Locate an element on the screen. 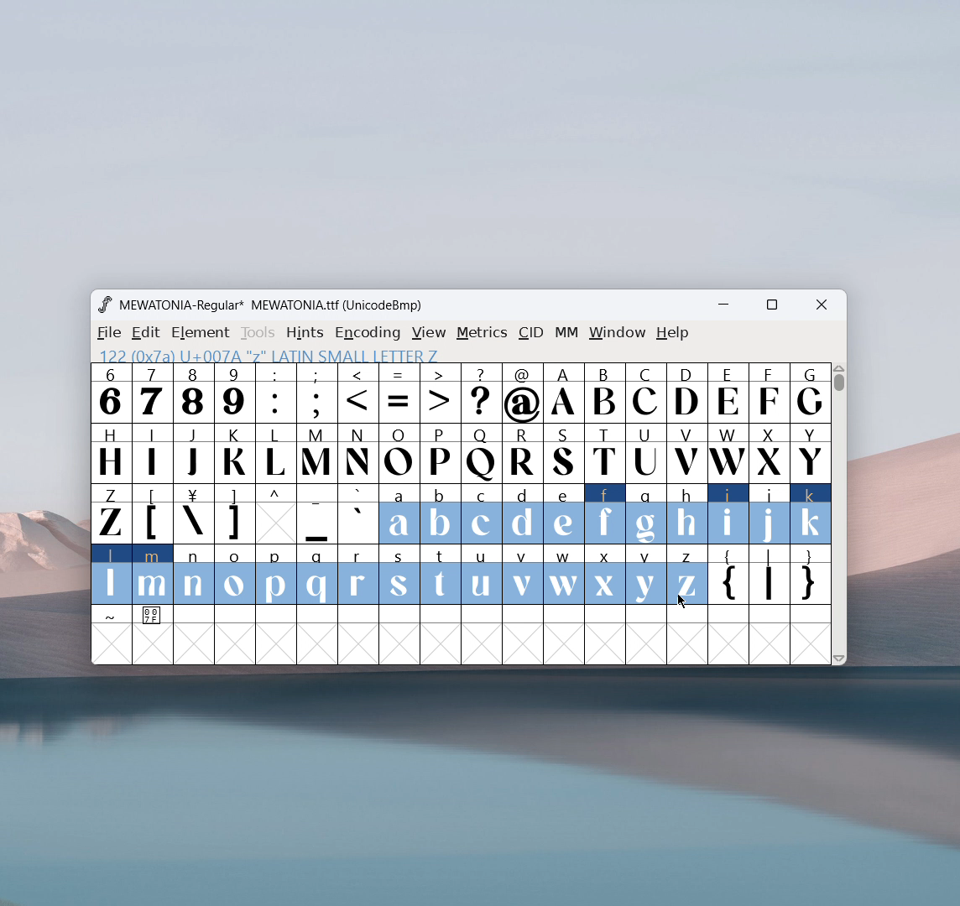 This screenshot has height=906, width=960. MM is located at coordinates (567, 334).